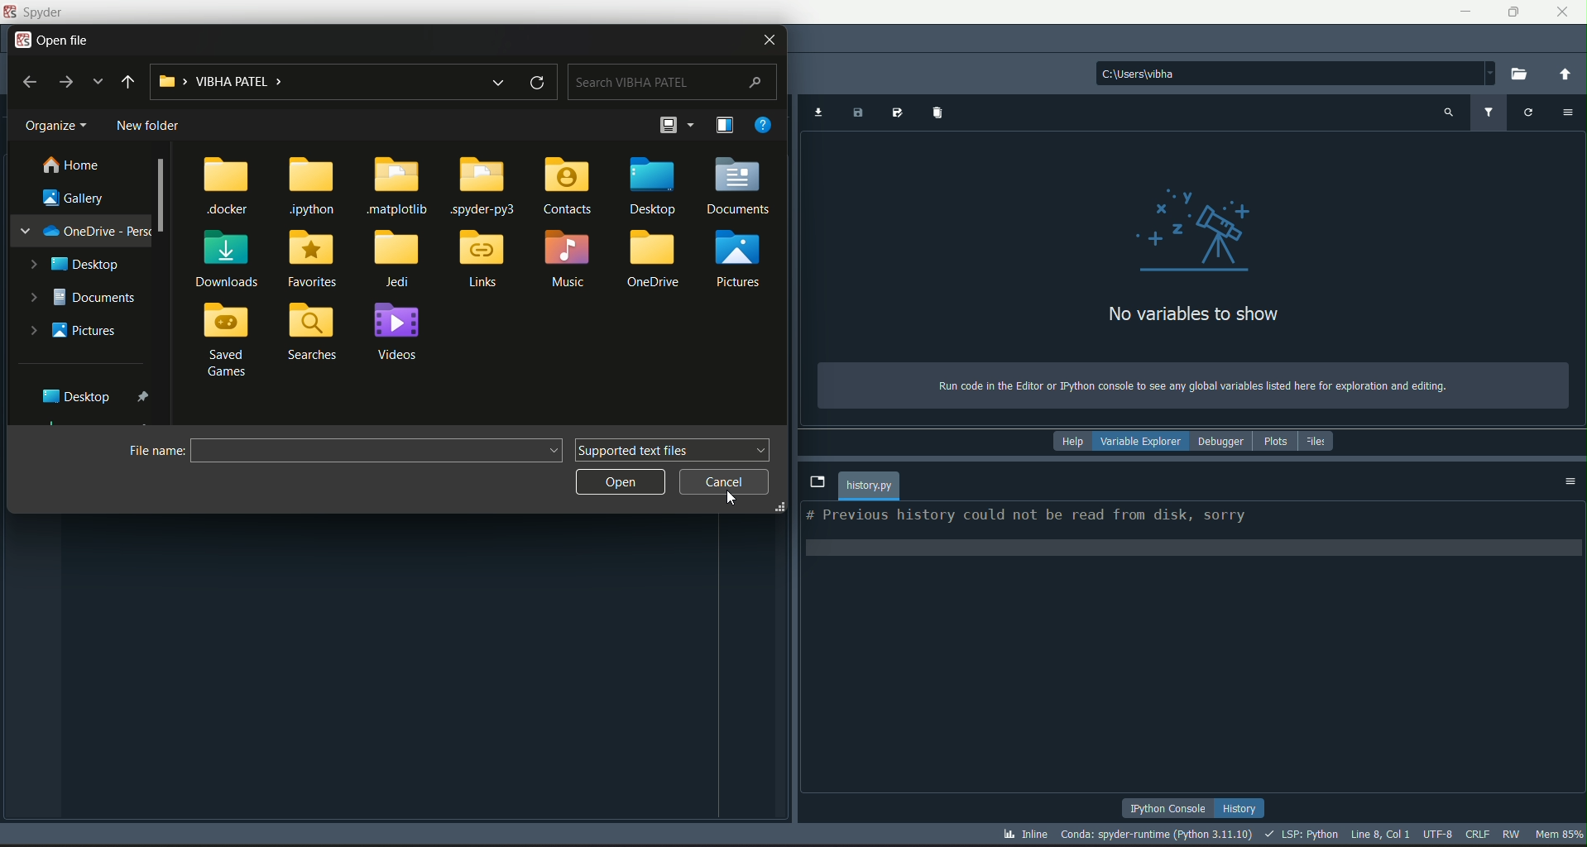 This screenshot has width=1587, height=847. Describe the element at coordinates (859, 114) in the screenshot. I see `save data` at that location.